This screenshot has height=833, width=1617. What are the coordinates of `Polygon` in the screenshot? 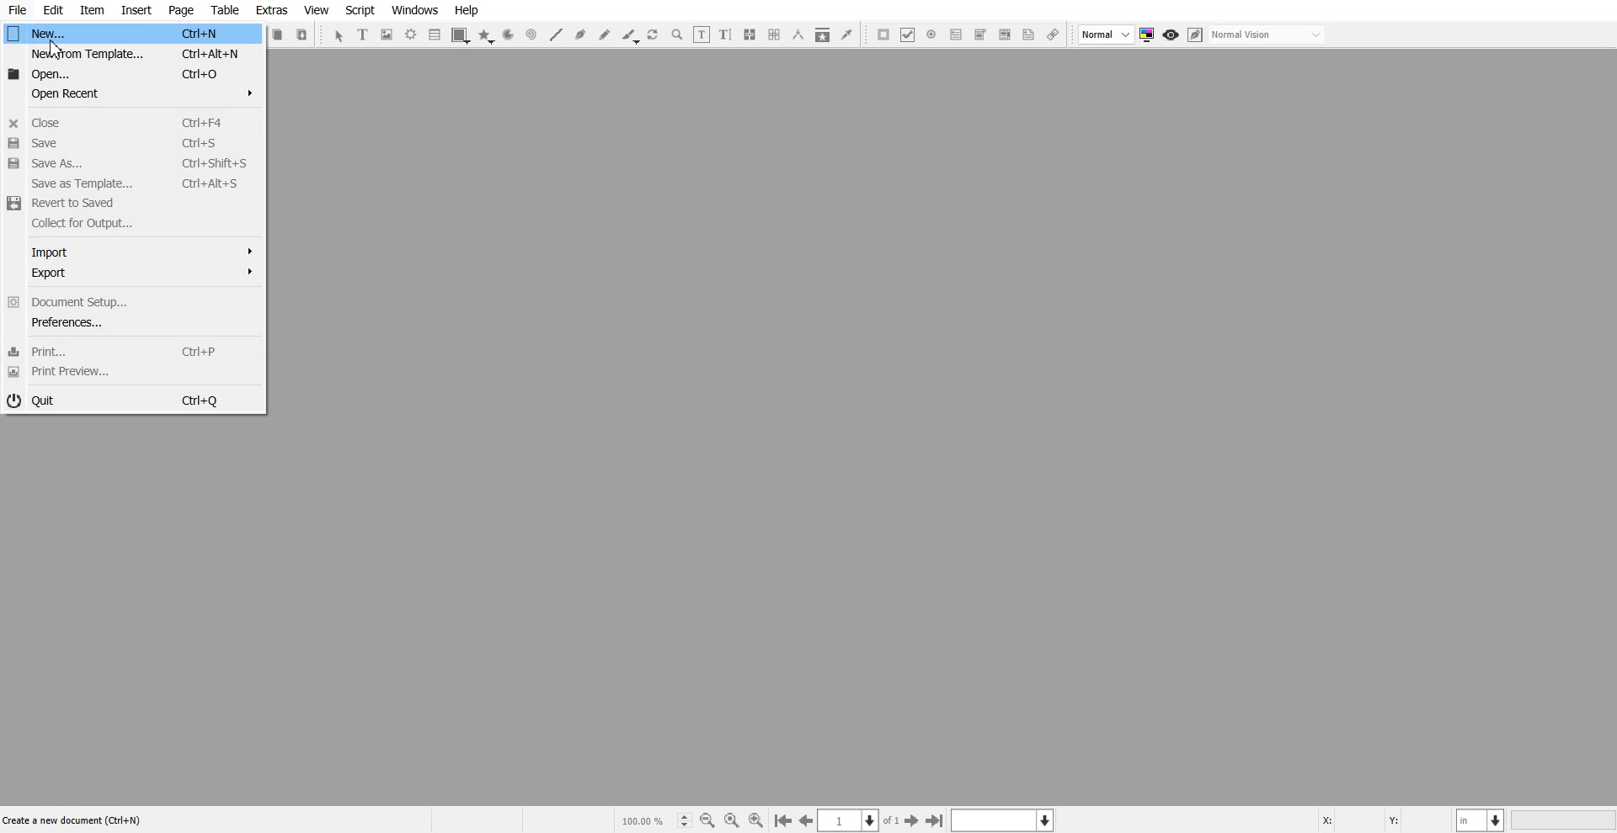 It's located at (486, 36).